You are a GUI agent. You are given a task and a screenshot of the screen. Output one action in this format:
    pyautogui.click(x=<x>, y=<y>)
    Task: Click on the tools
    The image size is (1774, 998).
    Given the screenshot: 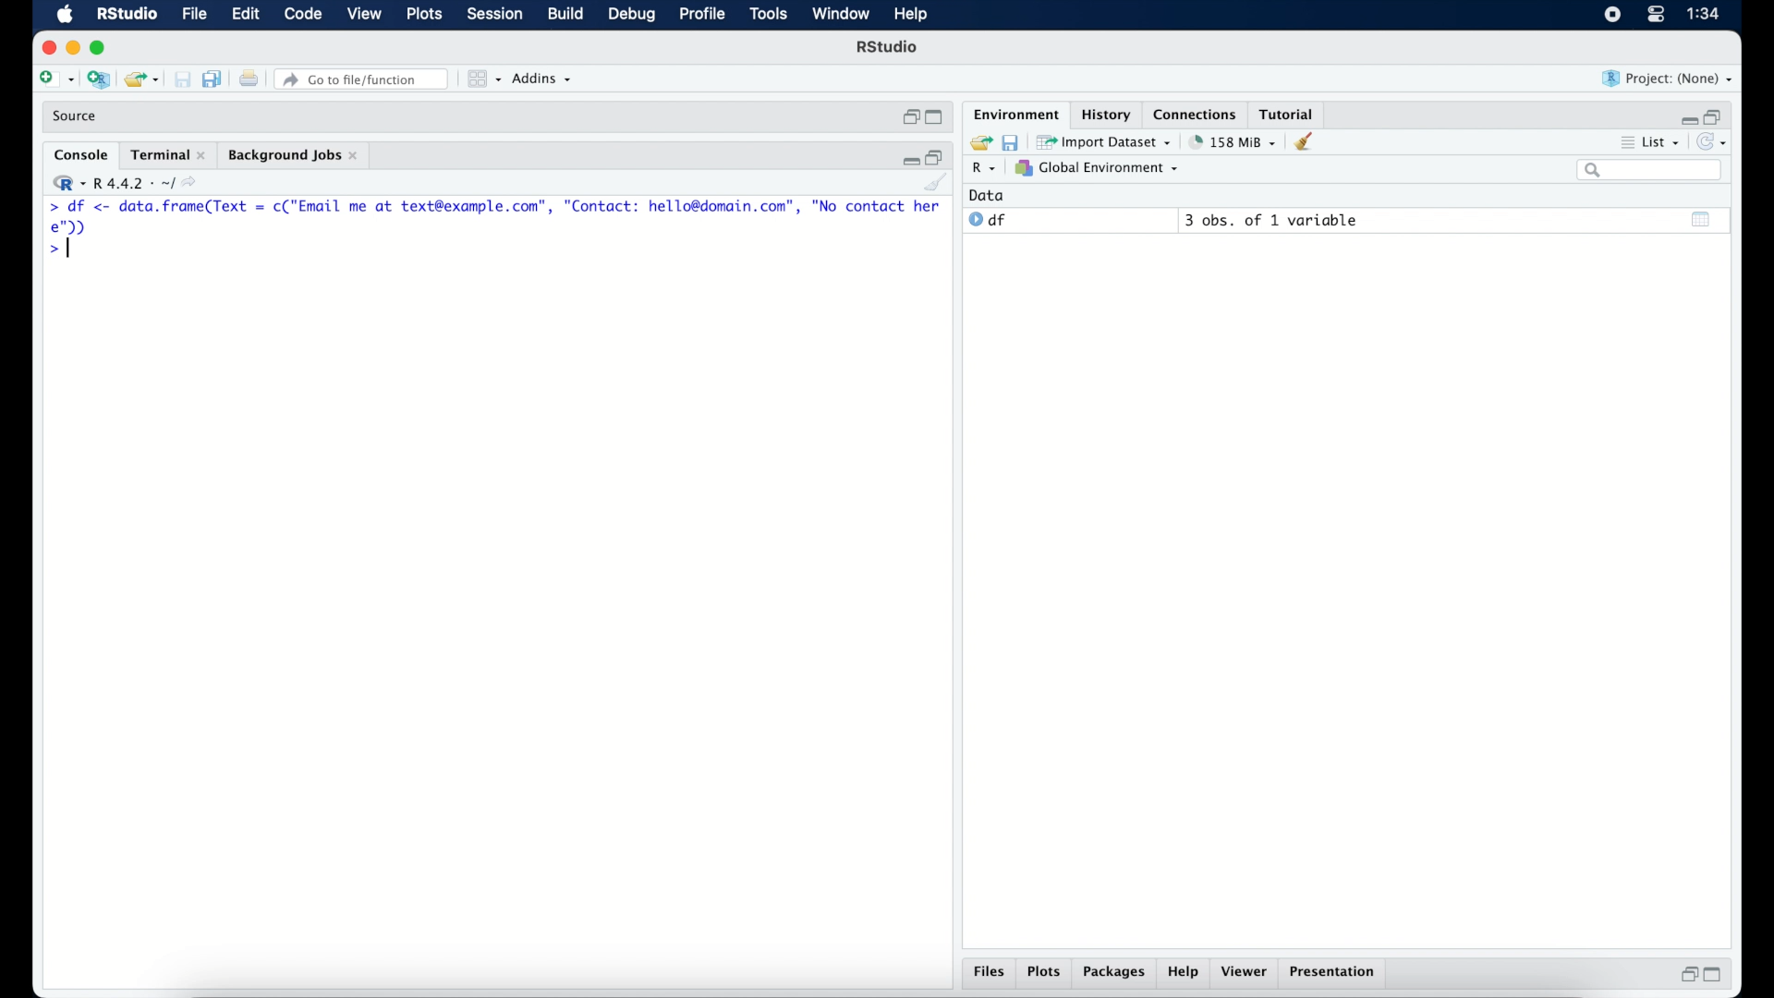 What is the action you would take?
    pyautogui.click(x=767, y=15)
    